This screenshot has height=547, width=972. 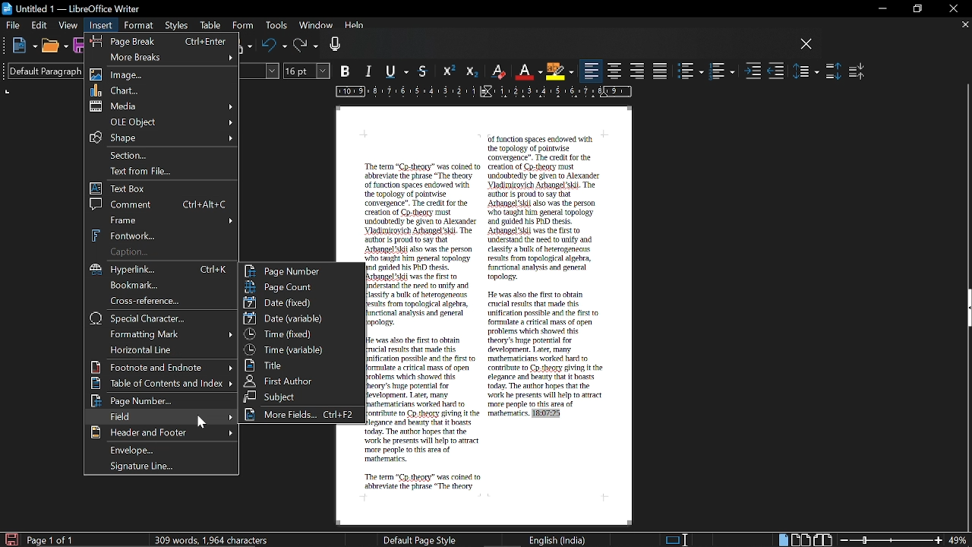 What do you see at coordinates (959, 540) in the screenshot?
I see `Current zoom` at bounding box center [959, 540].